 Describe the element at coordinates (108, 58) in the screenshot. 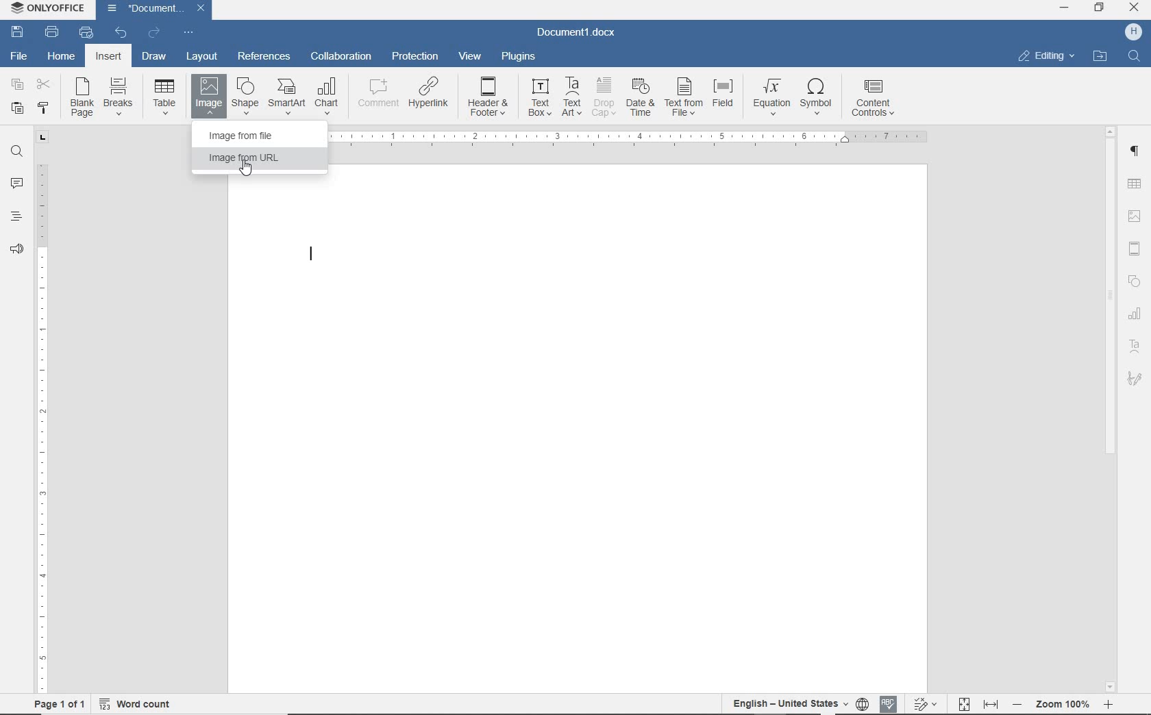

I see `insert` at that location.